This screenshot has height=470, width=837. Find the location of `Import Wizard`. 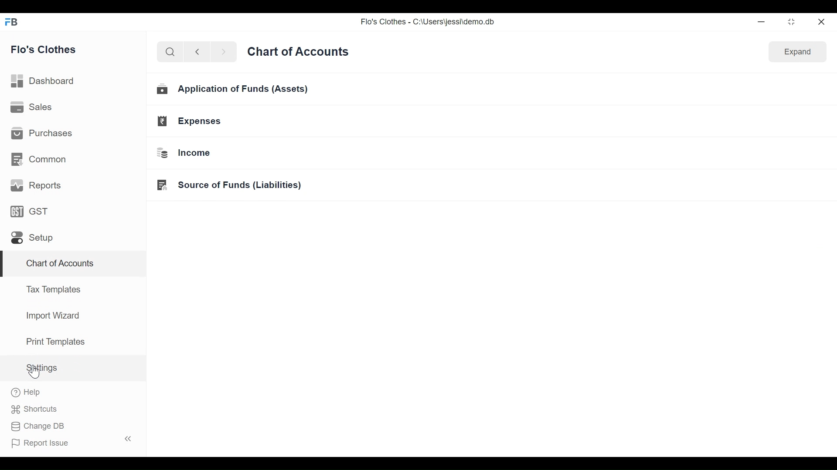

Import Wizard is located at coordinates (52, 316).